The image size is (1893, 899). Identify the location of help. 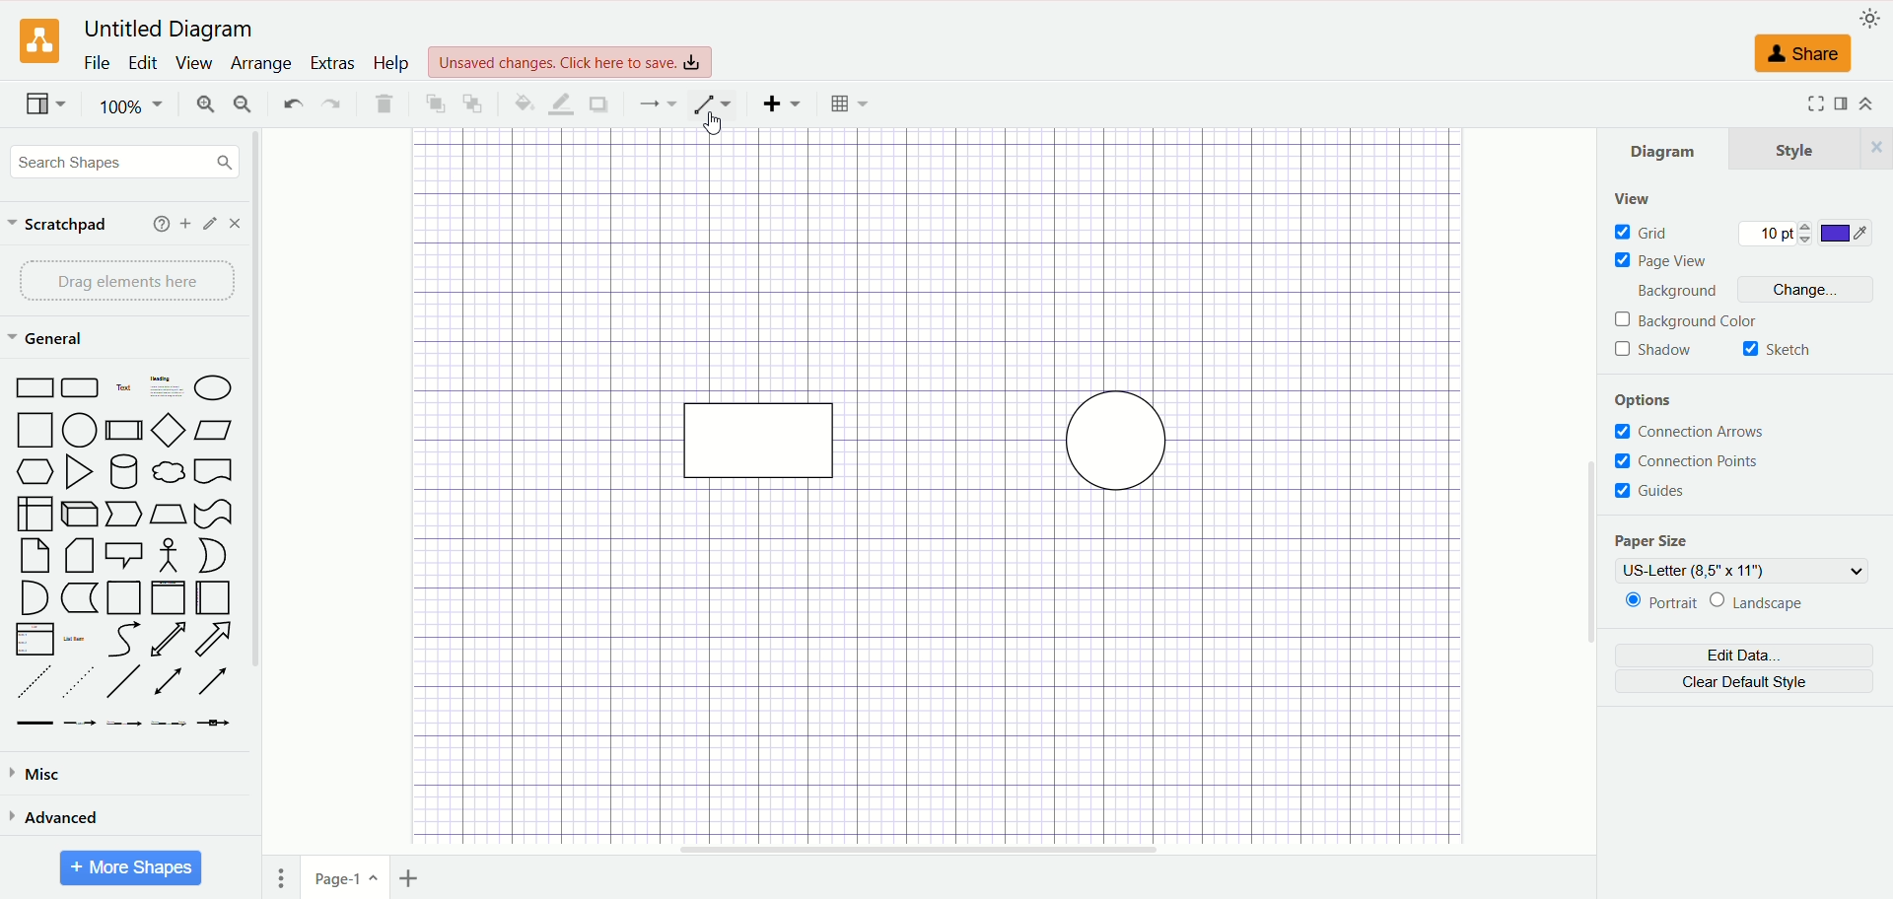
(158, 224).